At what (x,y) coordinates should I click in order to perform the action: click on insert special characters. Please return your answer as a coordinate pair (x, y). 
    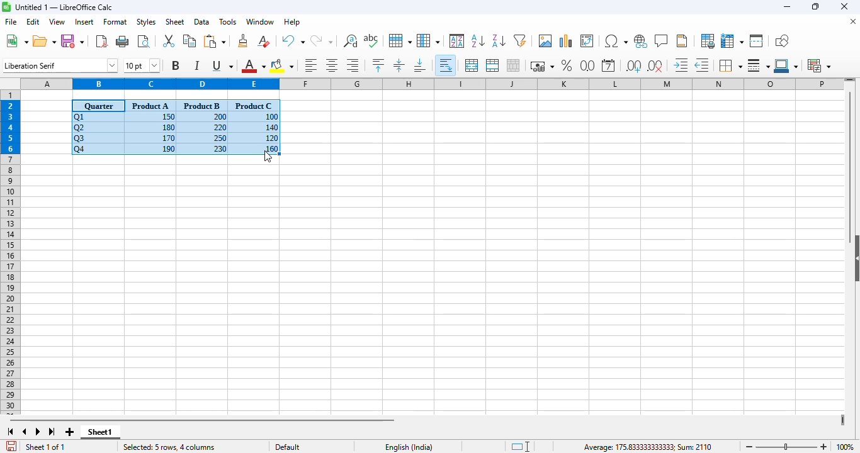
    Looking at the image, I should click on (616, 41).